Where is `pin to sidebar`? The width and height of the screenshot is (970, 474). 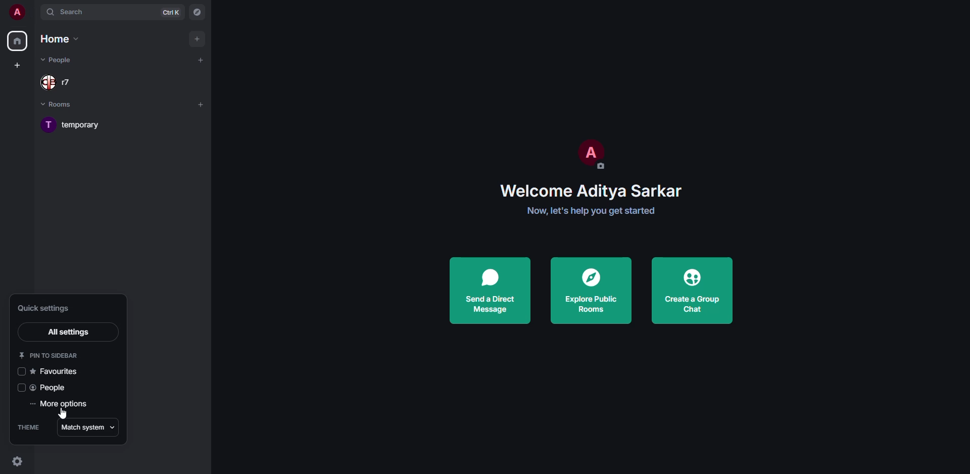 pin to sidebar is located at coordinates (50, 354).